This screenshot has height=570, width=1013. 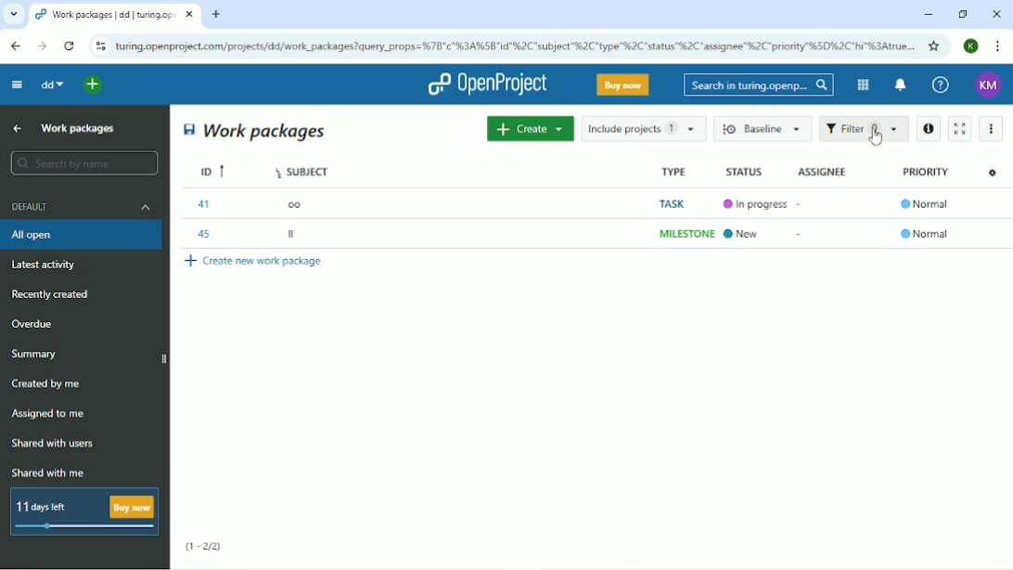 I want to click on Site address, so click(x=515, y=45).